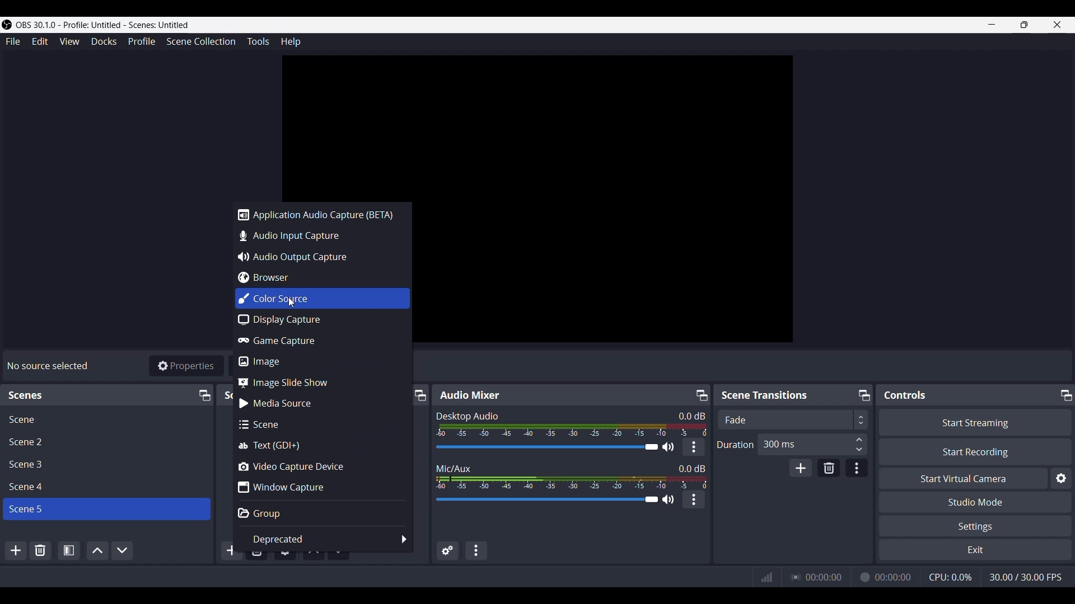 The image size is (1075, 604). What do you see at coordinates (105, 418) in the screenshot?
I see `Scene File` at bounding box center [105, 418].